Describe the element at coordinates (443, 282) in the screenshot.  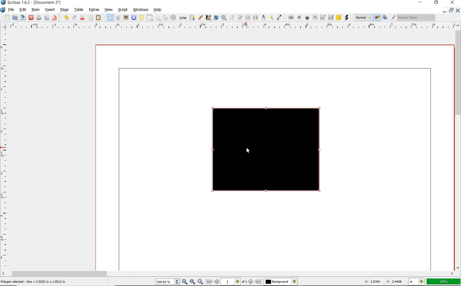
I see `100%` at that location.